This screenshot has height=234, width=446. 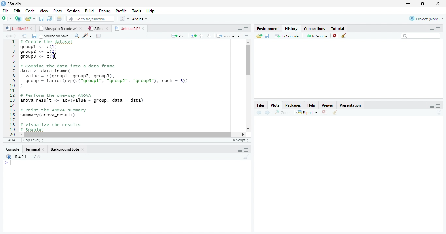 What do you see at coordinates (294, 105) in the screenshot?
I see `Packages` at bounding box center [294, 105].